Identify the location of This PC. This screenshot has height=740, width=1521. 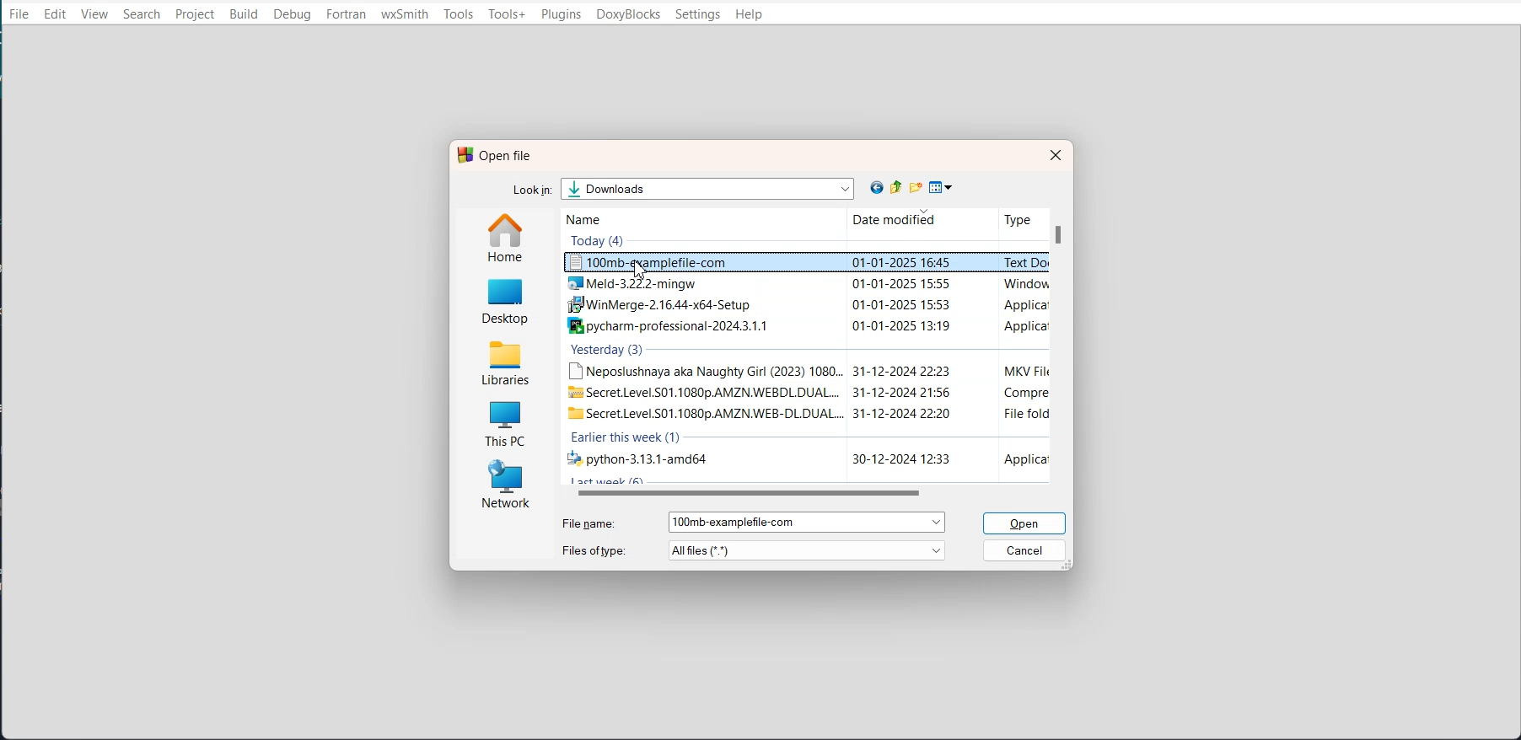
(504, 420).